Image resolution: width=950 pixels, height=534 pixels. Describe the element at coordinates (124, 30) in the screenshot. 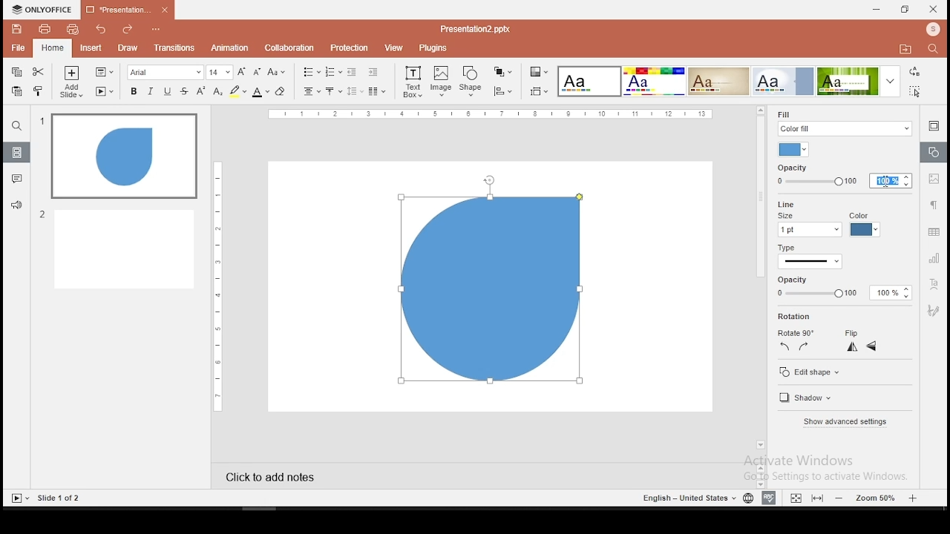

I see `redo` at that location.